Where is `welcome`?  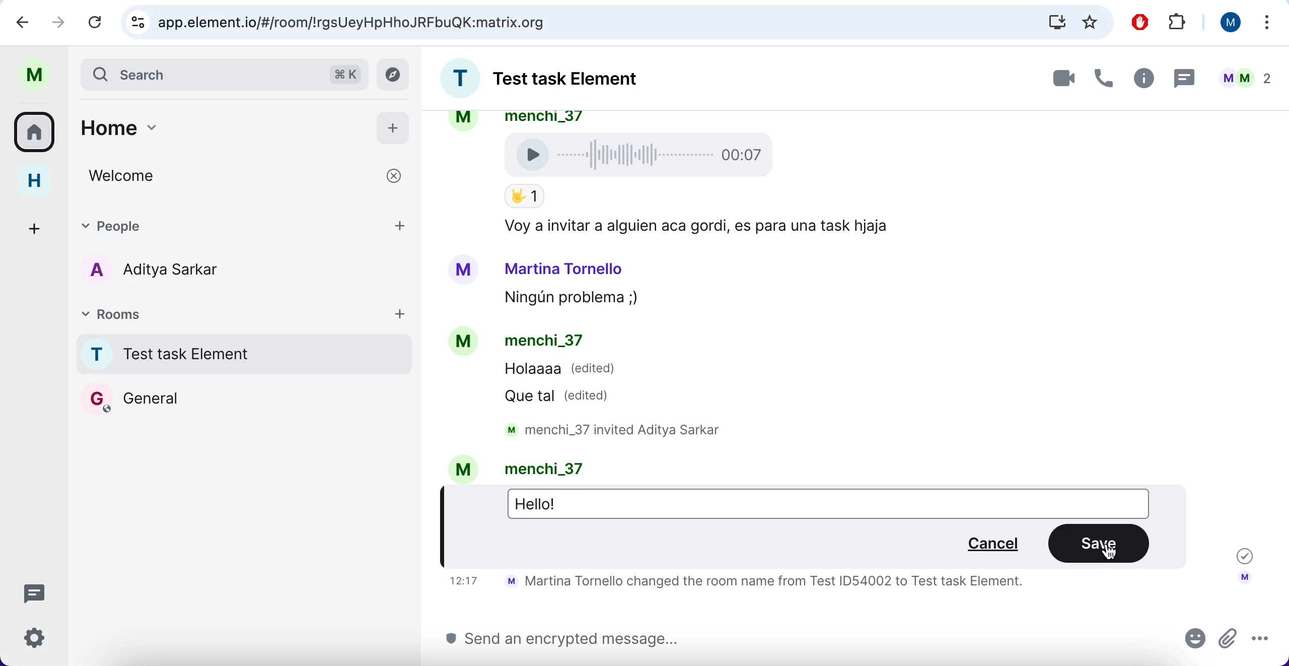 welcome is located at coordinates (243, 178).